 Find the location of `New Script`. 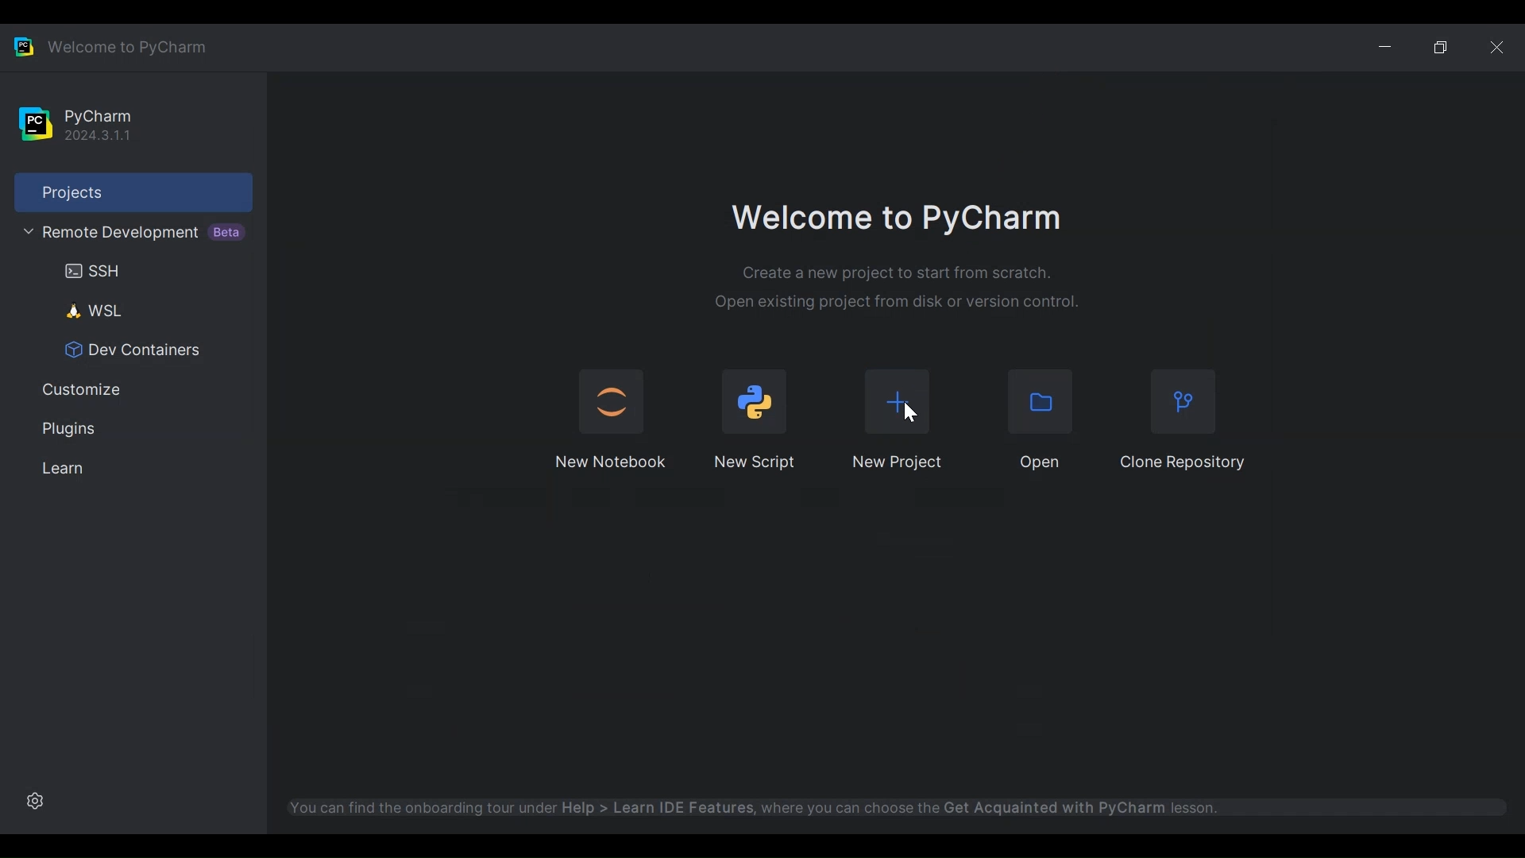

New Script is located at coordinates (755, 401).